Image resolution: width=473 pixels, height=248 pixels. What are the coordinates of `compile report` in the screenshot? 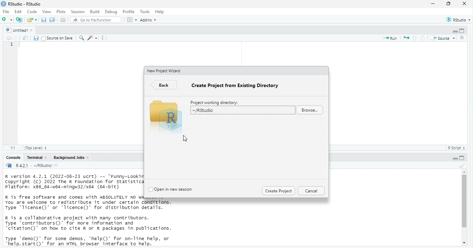 It's located at (105, 38).